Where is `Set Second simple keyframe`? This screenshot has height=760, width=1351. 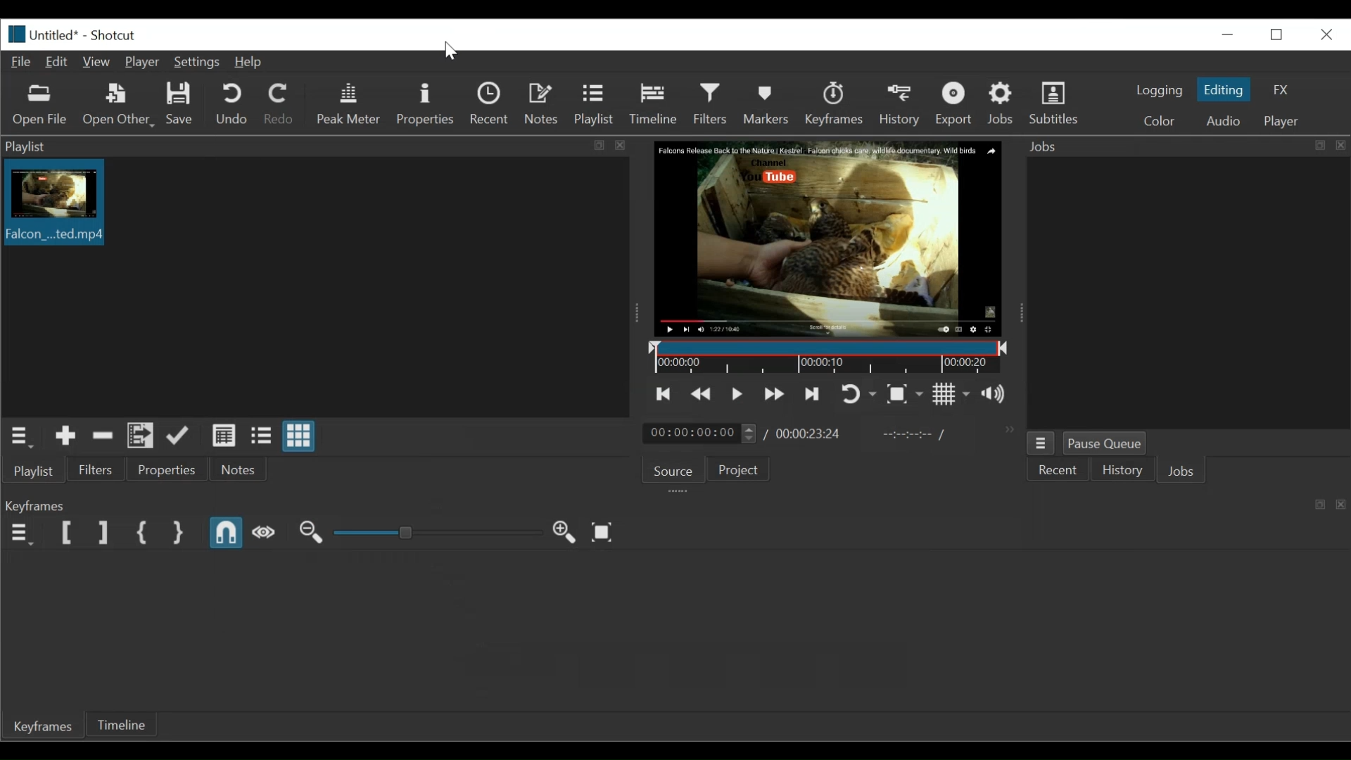
Set Second simple keyframe is located at coordinates (179, 535).